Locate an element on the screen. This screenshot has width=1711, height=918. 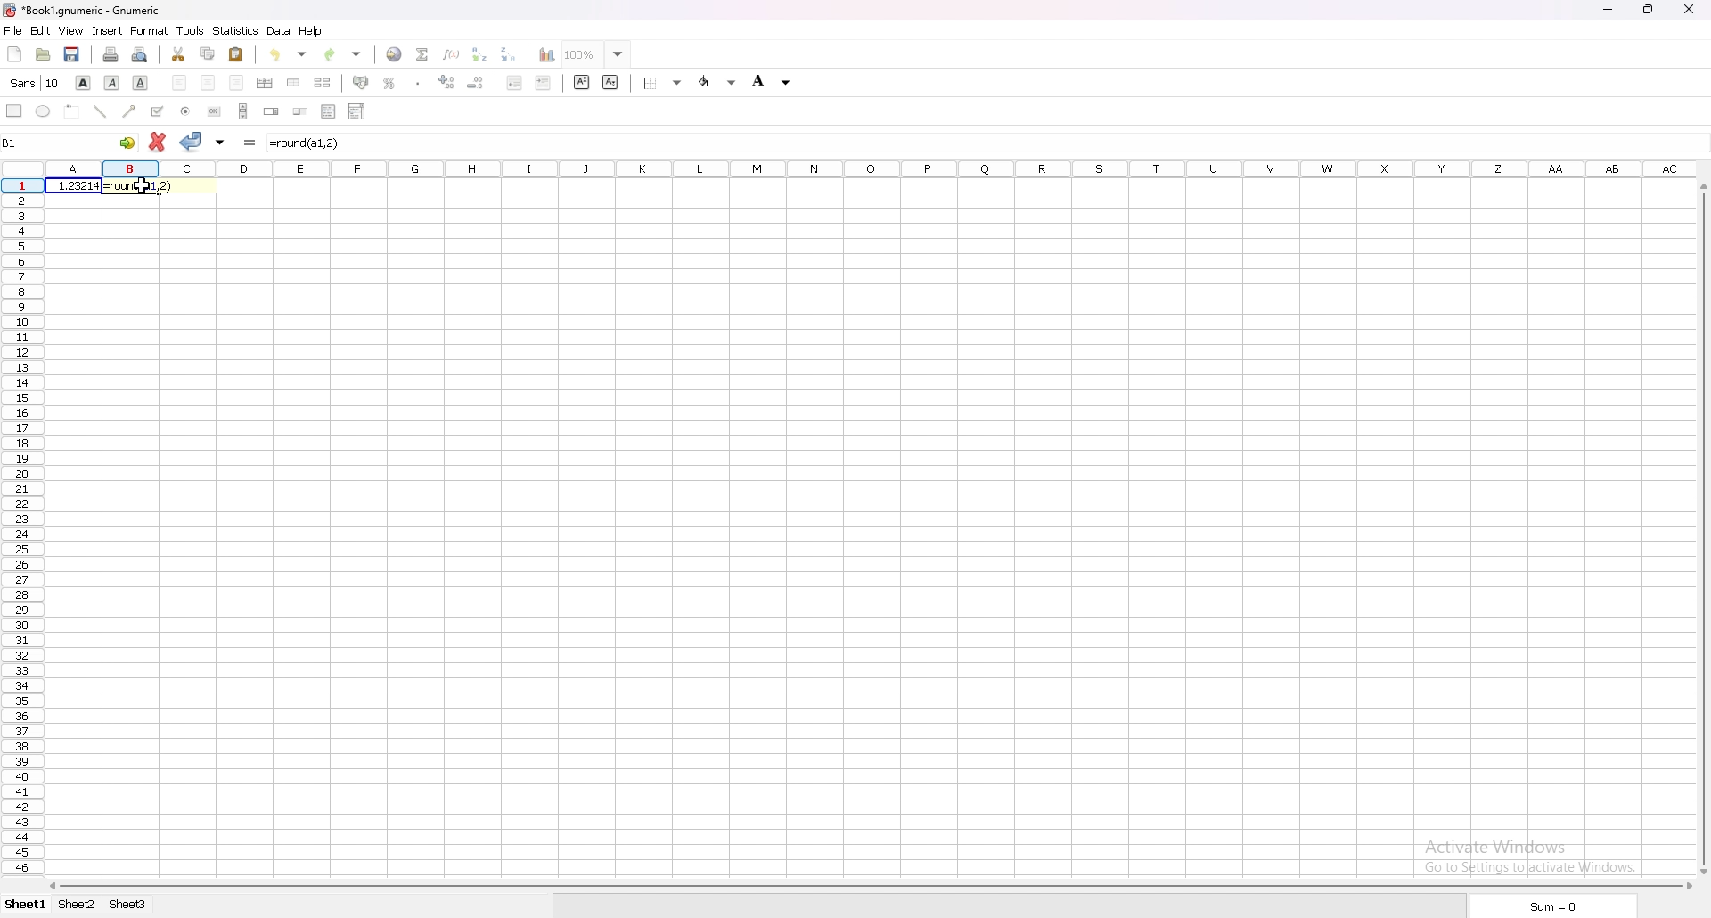
edit is located at coordinates (41, 31).